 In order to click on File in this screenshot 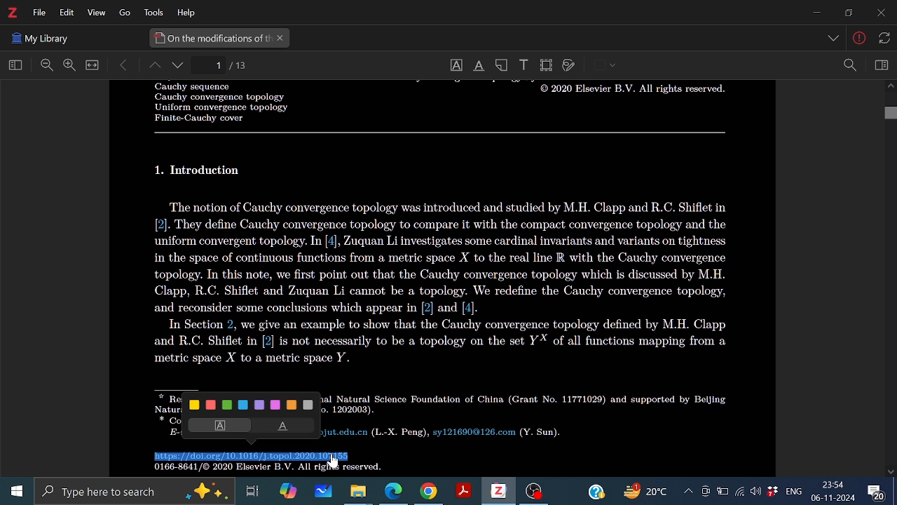, I will do `click(39, 13)`.